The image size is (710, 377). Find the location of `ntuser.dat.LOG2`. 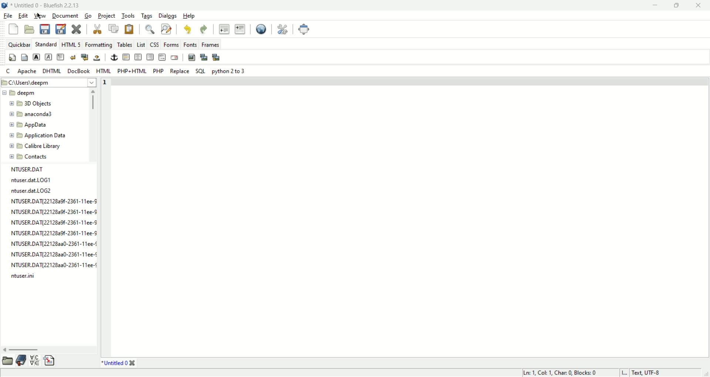

ntuser.dat.LOG2 is located at coordinates (33, 191).